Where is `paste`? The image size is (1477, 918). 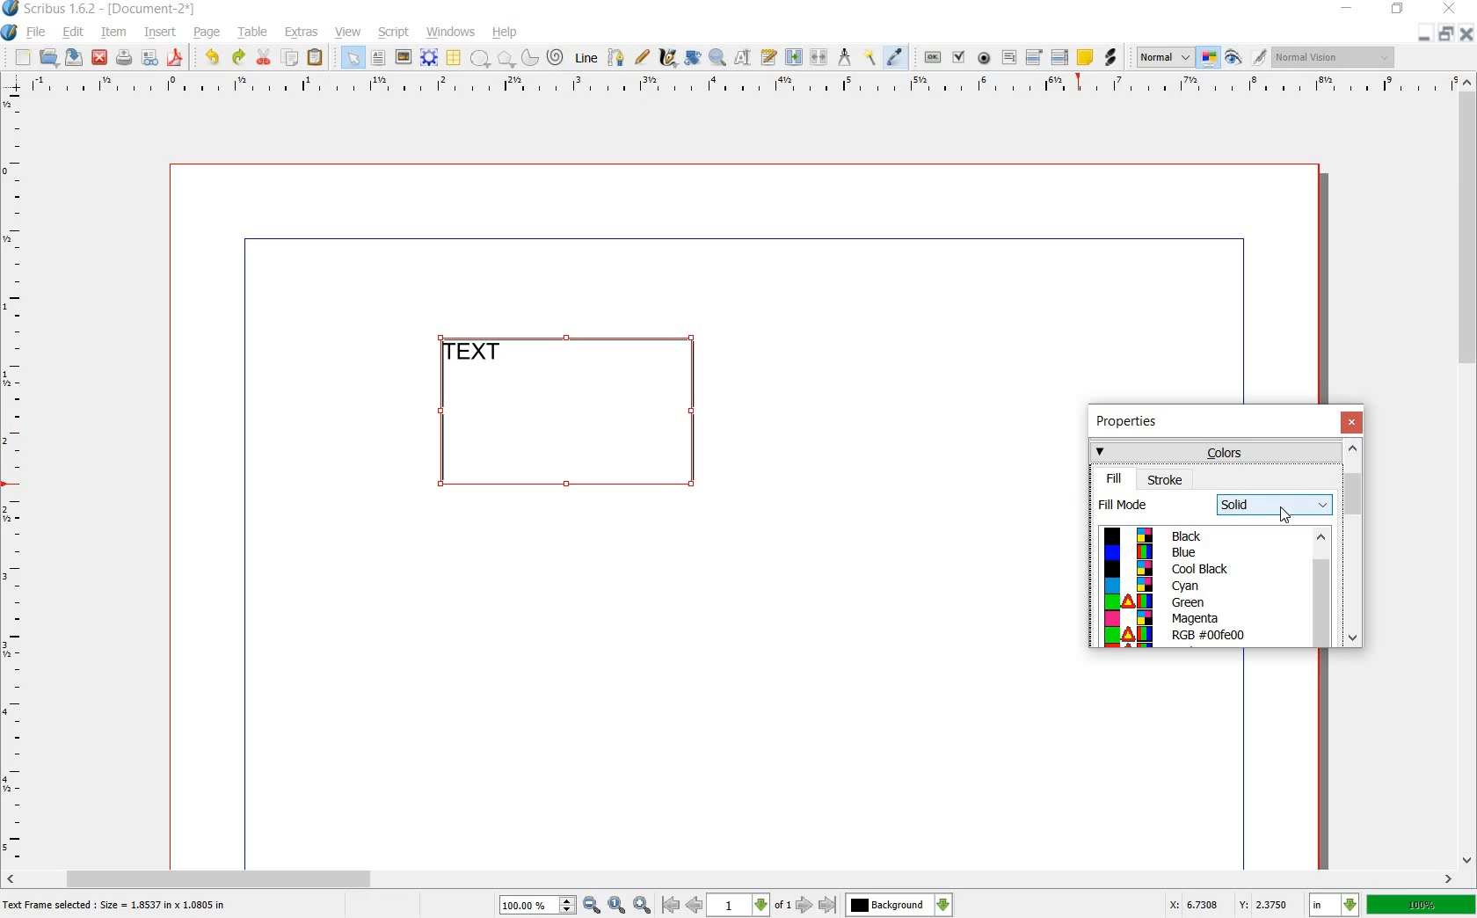
paste is located at coordinates (316, 58).